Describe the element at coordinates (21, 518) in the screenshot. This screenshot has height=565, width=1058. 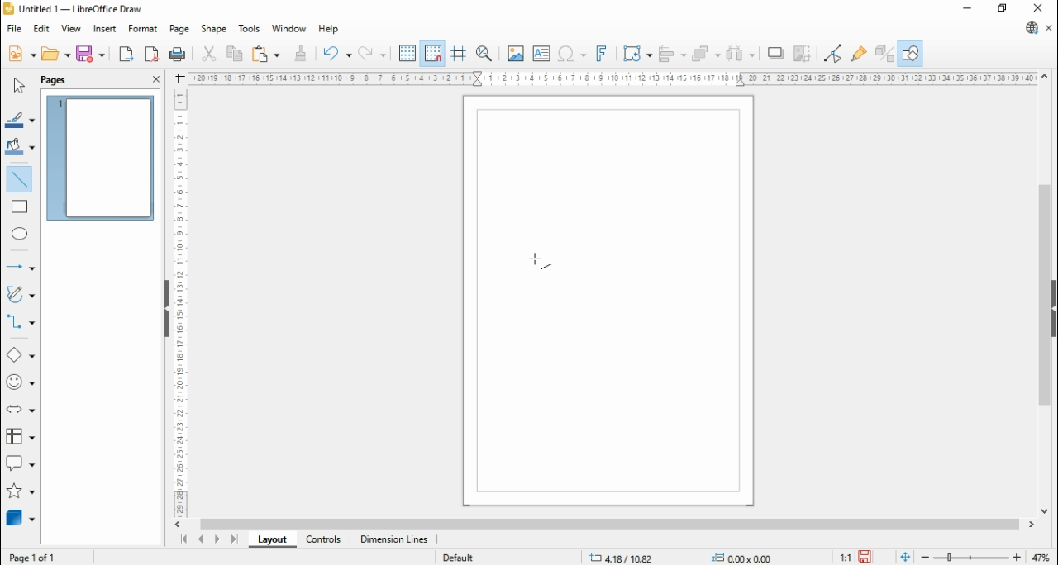
I see `3D objects` at that location.